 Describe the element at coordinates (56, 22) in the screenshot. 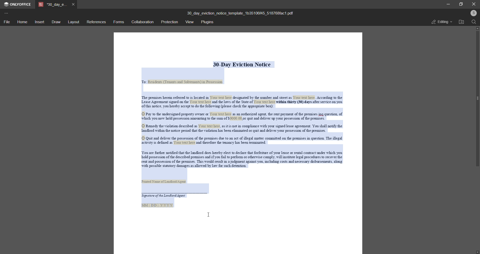

I see `draw` at that location.